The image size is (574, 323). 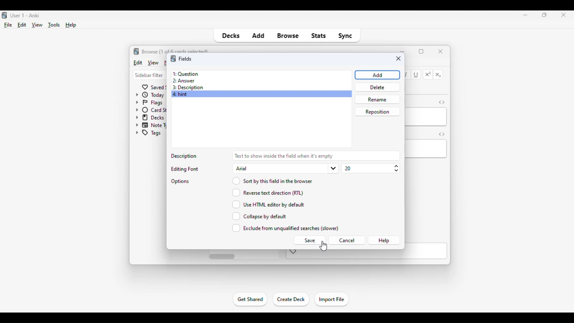 What do you see at coordinates (26, 16) in the screenshot?
I see `title` at bounding box center [26, 16].